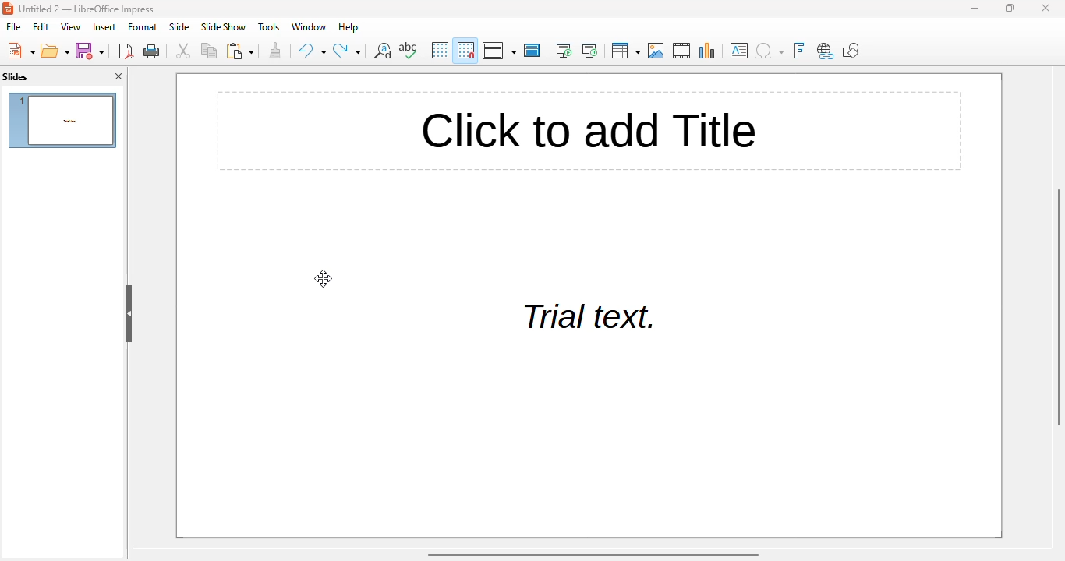 The width and height of the screenshot is (1065, 561). What do you see at coordinates (739, 50) in the screenshot?
I see `insert text box` at bounding box center [739, 50].